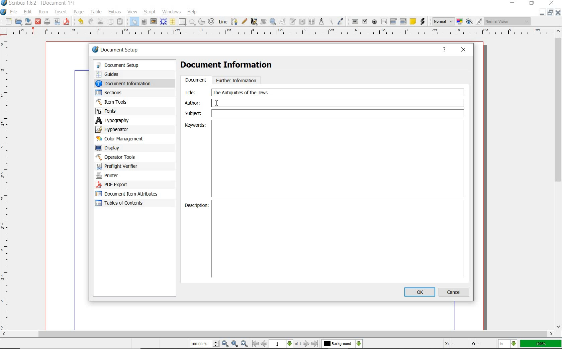 This screenshot has width=562, height=349. Describe the element at coordinates (172, 12) in the screenshot. I see `windows` at that location.